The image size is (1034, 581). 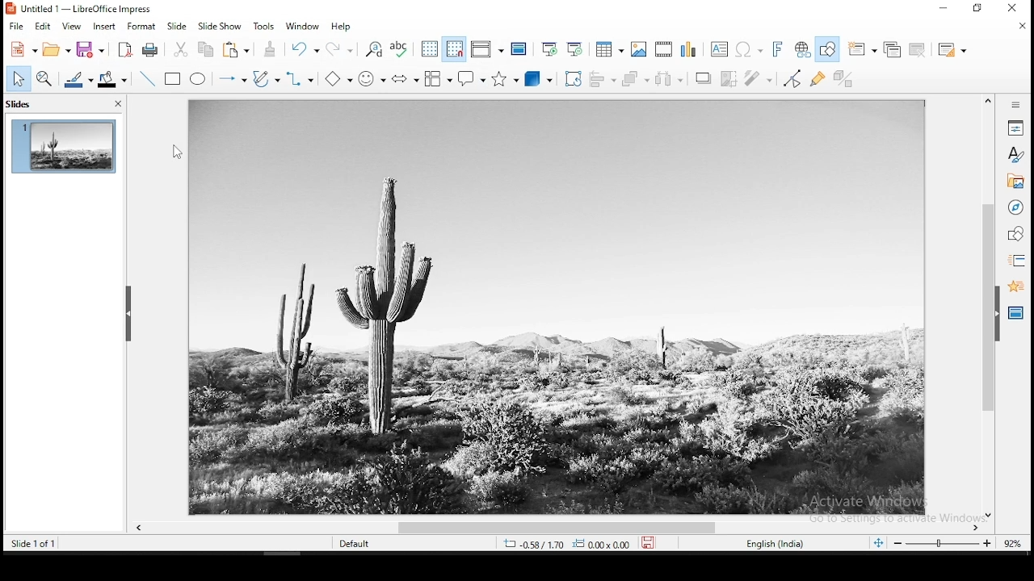 What do you see at coordinates (438, 78) in the screenshot?
I see `flowchart` at bounding box center [438, 78].